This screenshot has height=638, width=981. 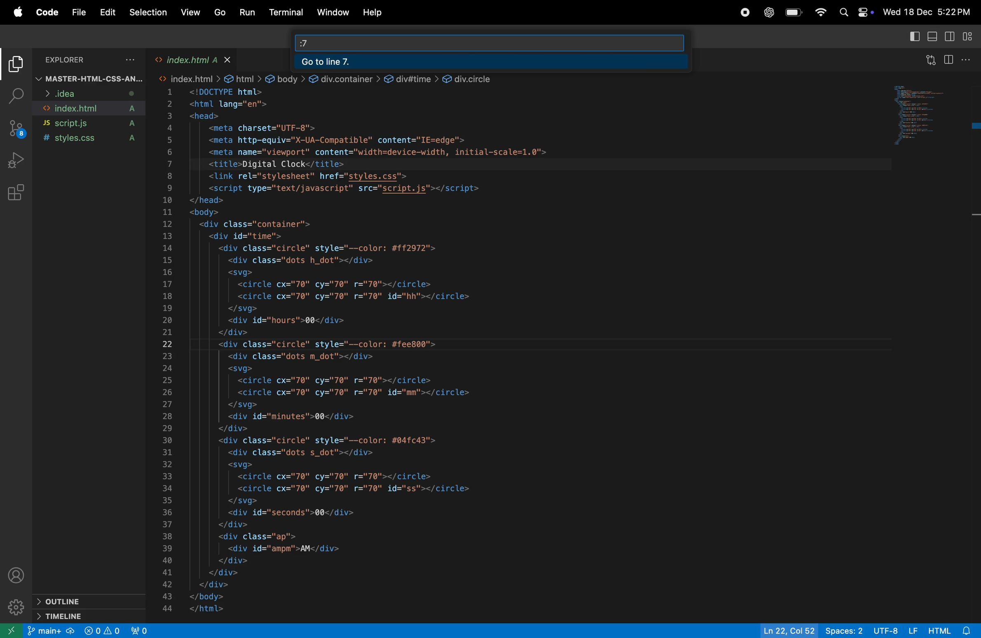 I want to click on run and debug, so click(x=17, y=161).